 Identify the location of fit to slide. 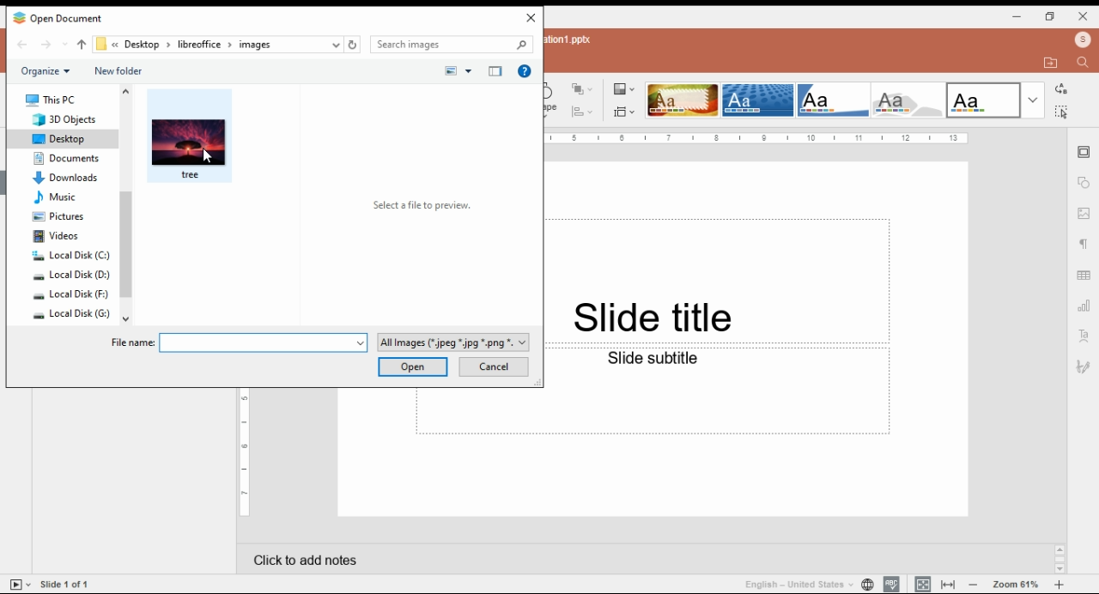
(922, 584).